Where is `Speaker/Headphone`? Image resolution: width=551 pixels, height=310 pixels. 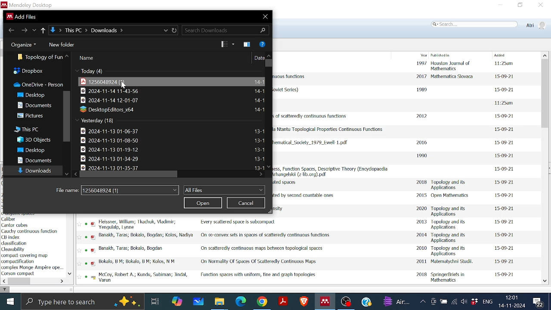
Speaker/Headphone is located at coordinates (464, 301).